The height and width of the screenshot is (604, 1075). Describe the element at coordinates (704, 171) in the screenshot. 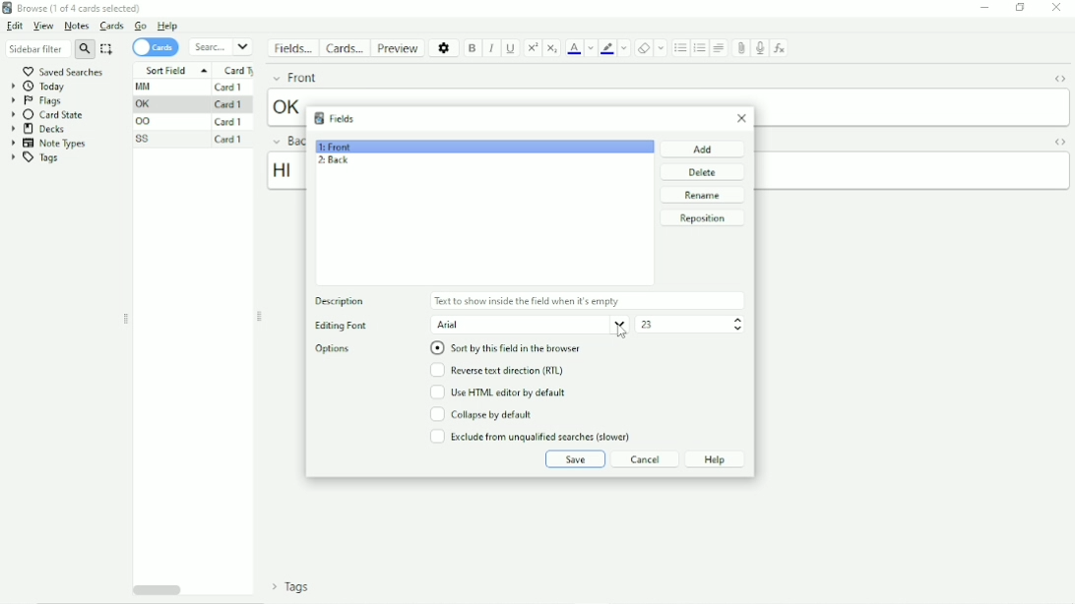

I see `Delete` at that location.